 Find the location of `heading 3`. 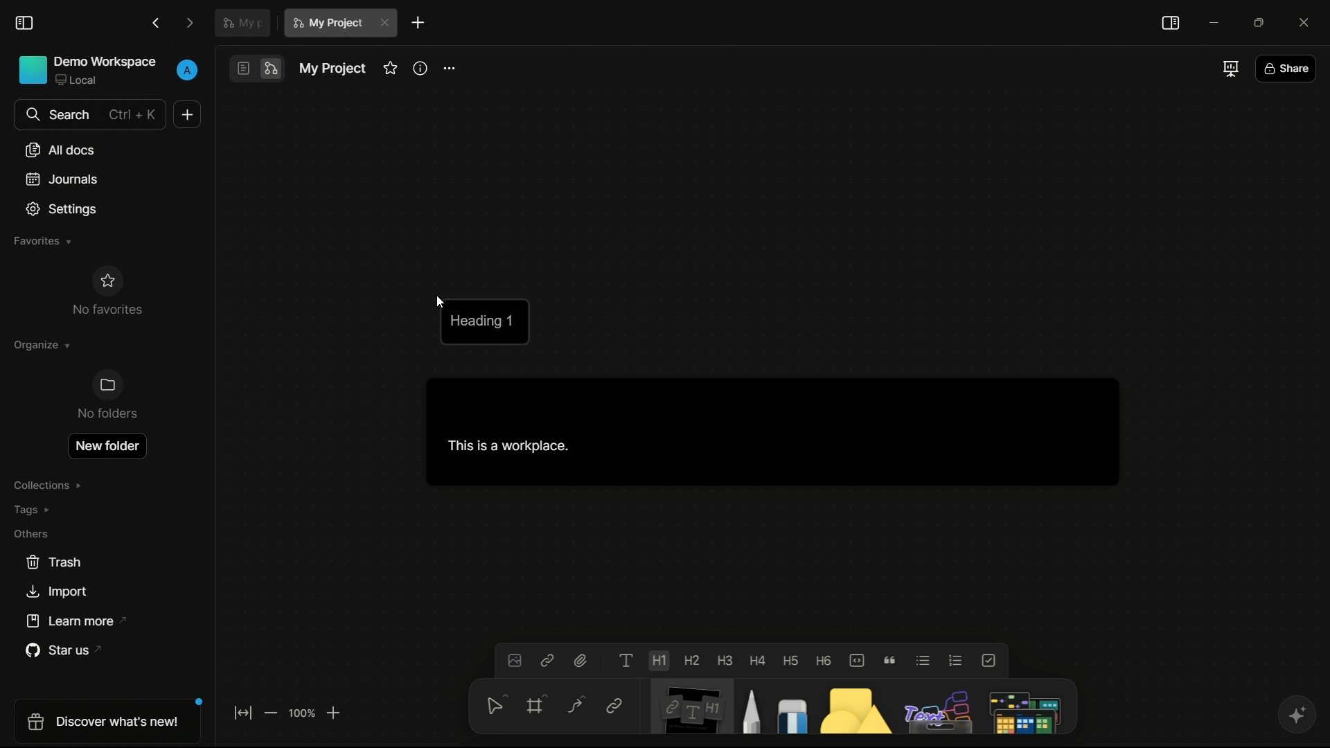

heading 3 is located at coordinates (726, 656).